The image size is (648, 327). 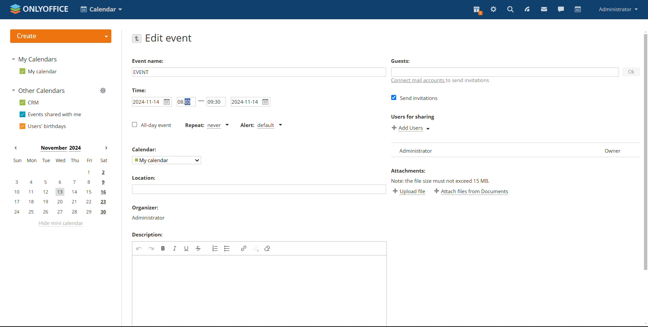 I want to click on redo, so click(x=151, y=248).